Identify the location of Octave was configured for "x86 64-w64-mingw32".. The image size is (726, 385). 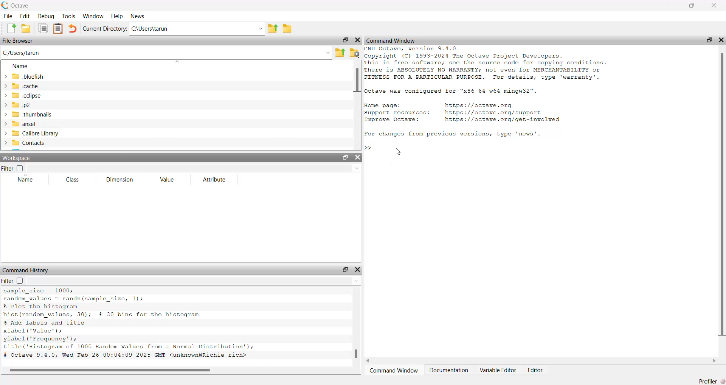
(451, 91).